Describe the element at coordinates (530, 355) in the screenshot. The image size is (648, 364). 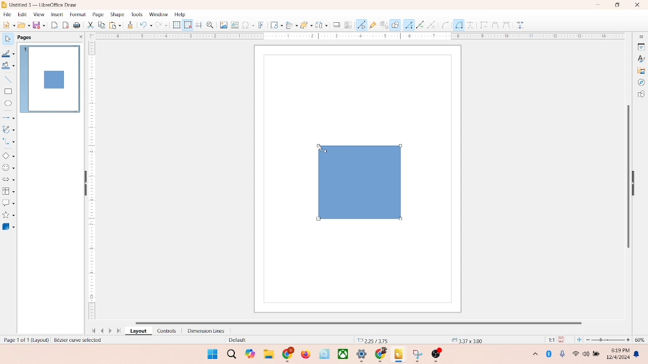
I see `hidden icons` at that location.